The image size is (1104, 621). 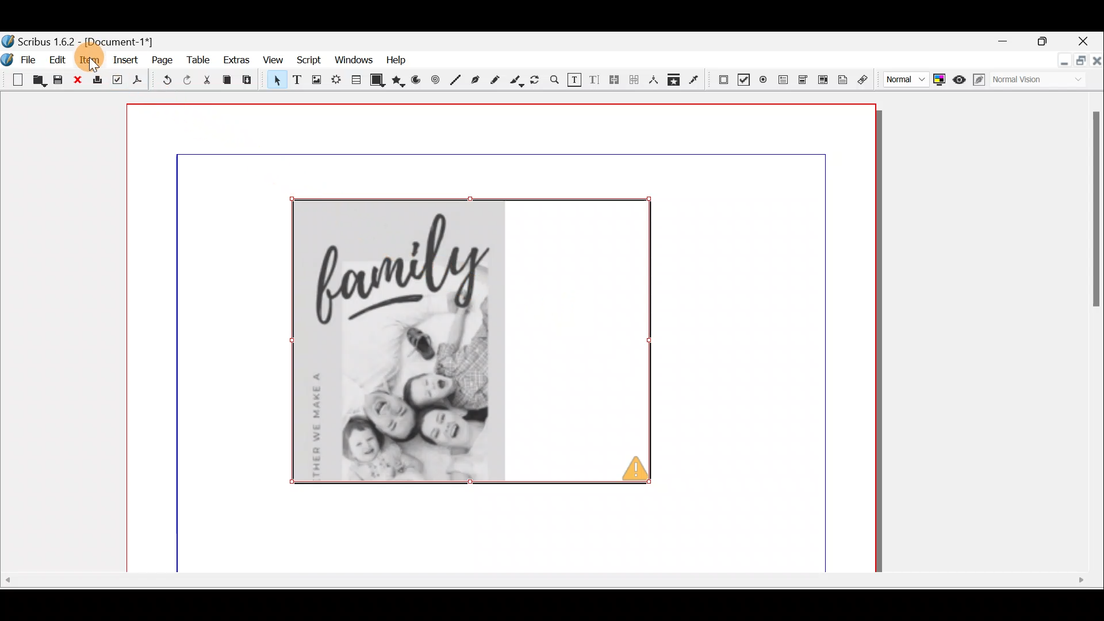 I want to click on Save as PDF, so click(x=142, y=81).